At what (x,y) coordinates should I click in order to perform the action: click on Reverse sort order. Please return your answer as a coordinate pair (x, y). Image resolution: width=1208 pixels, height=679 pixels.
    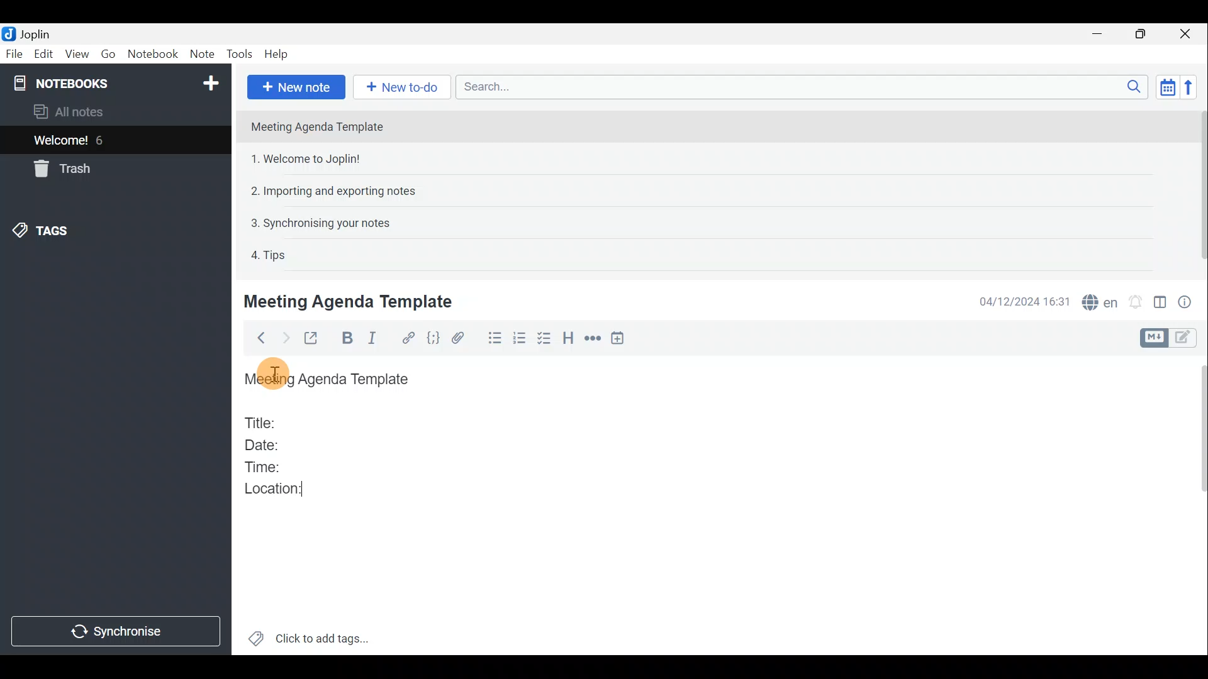
    Looking at the image, I should click on (1190, 87).